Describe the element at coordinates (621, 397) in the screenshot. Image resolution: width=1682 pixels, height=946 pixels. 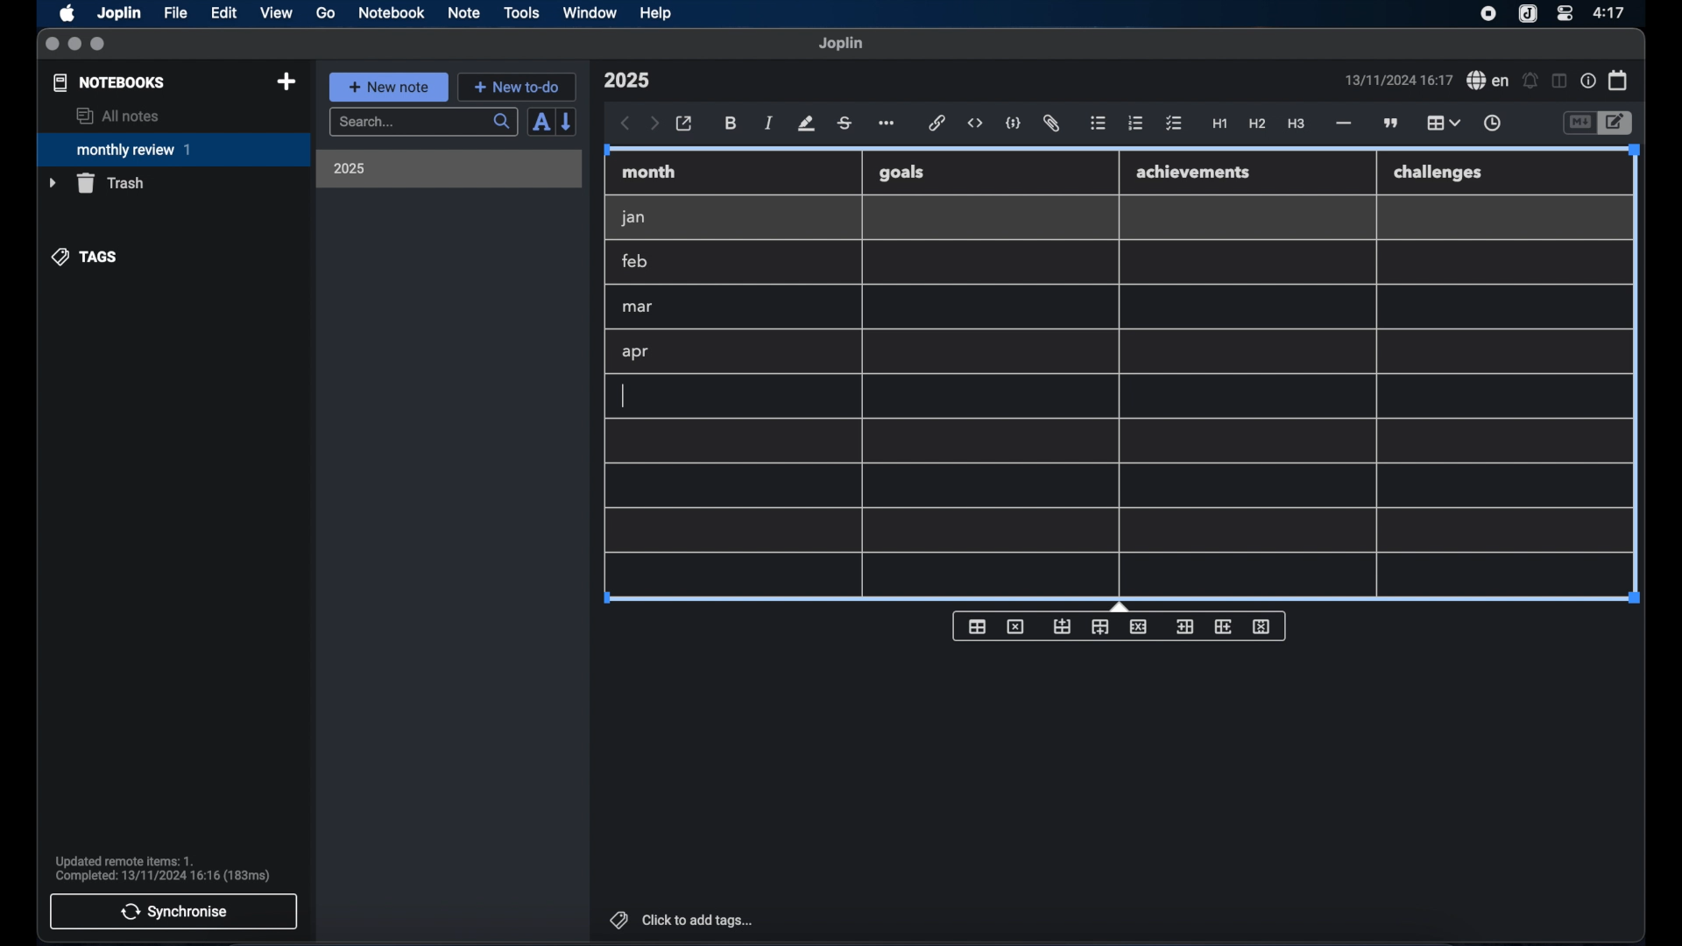
I see `text cursor` at that location.